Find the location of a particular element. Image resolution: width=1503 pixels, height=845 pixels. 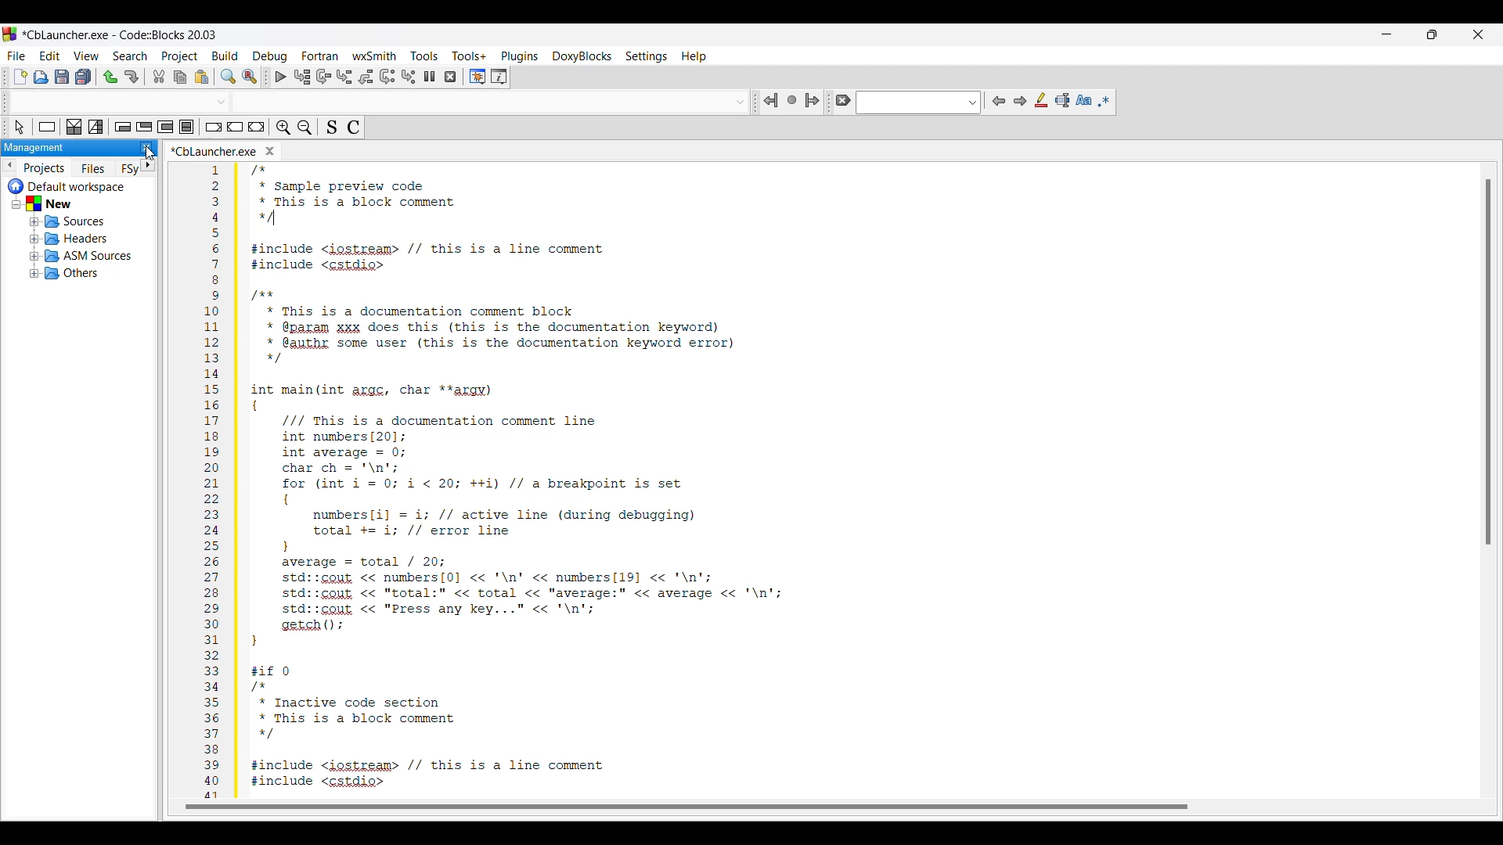

Close tab is located at coordinates (270, 151).